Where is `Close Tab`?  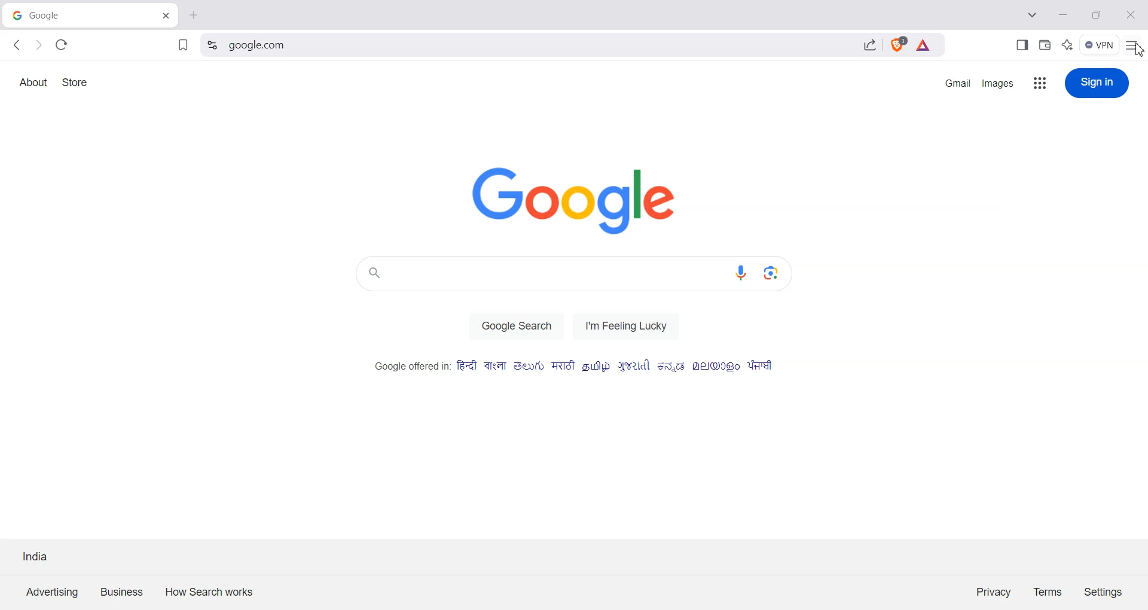 Close Tab is located at coordinates (166, 14).